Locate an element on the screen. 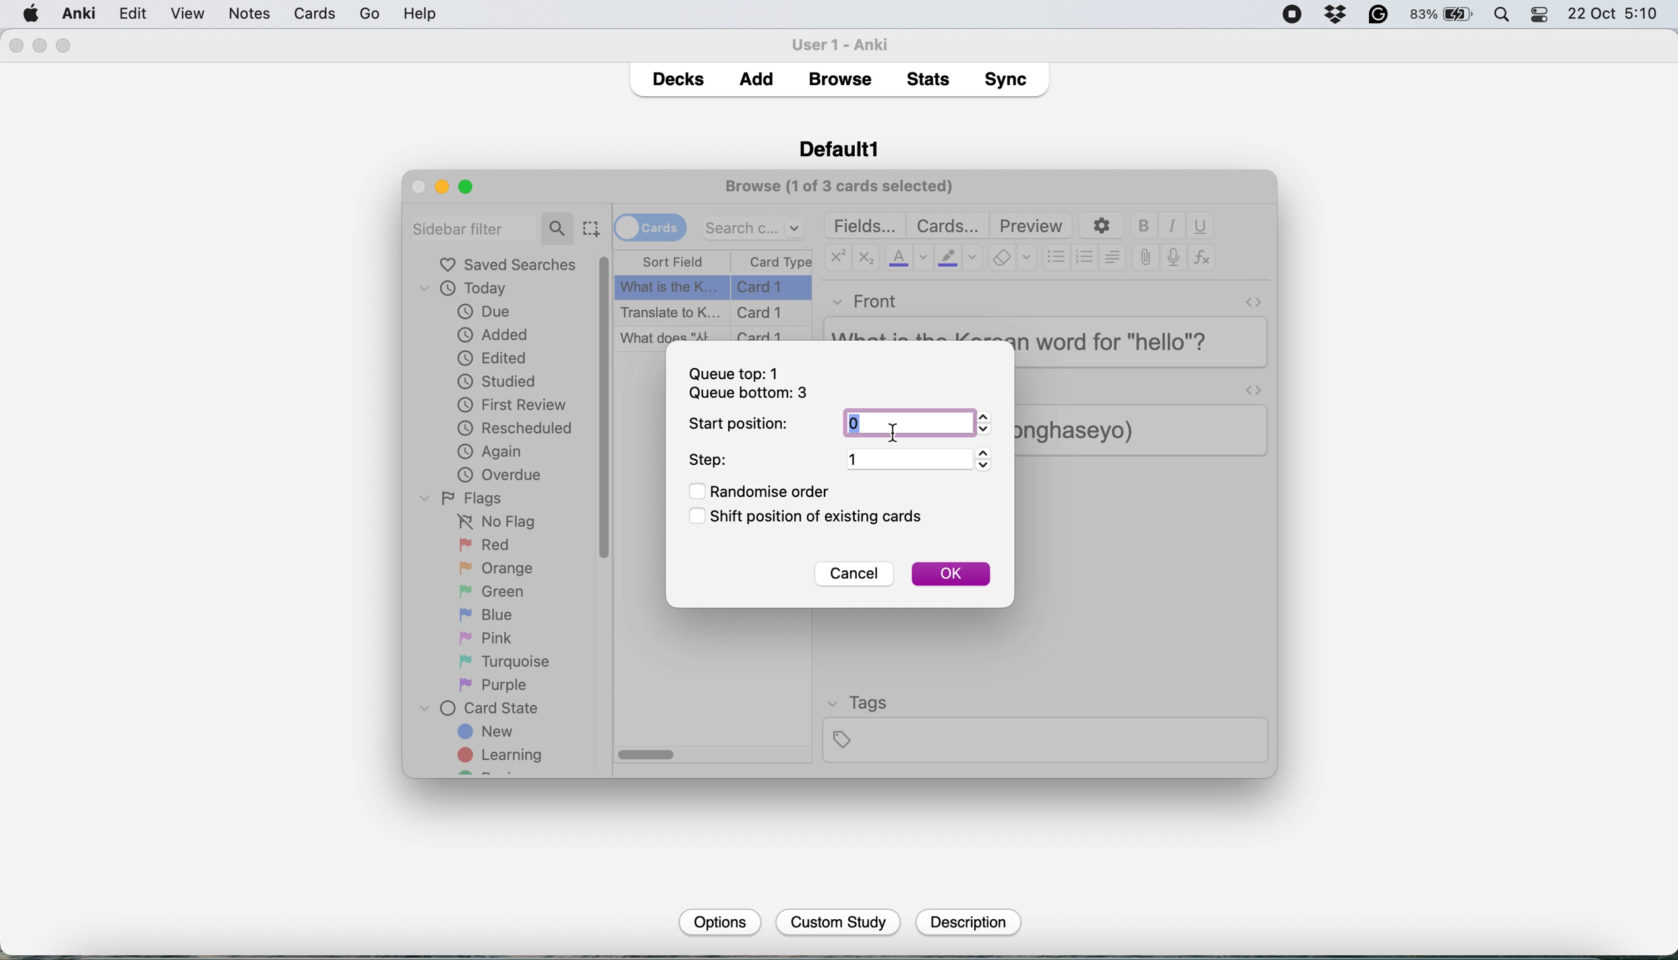  underline is located at coordinates (1200, 225).